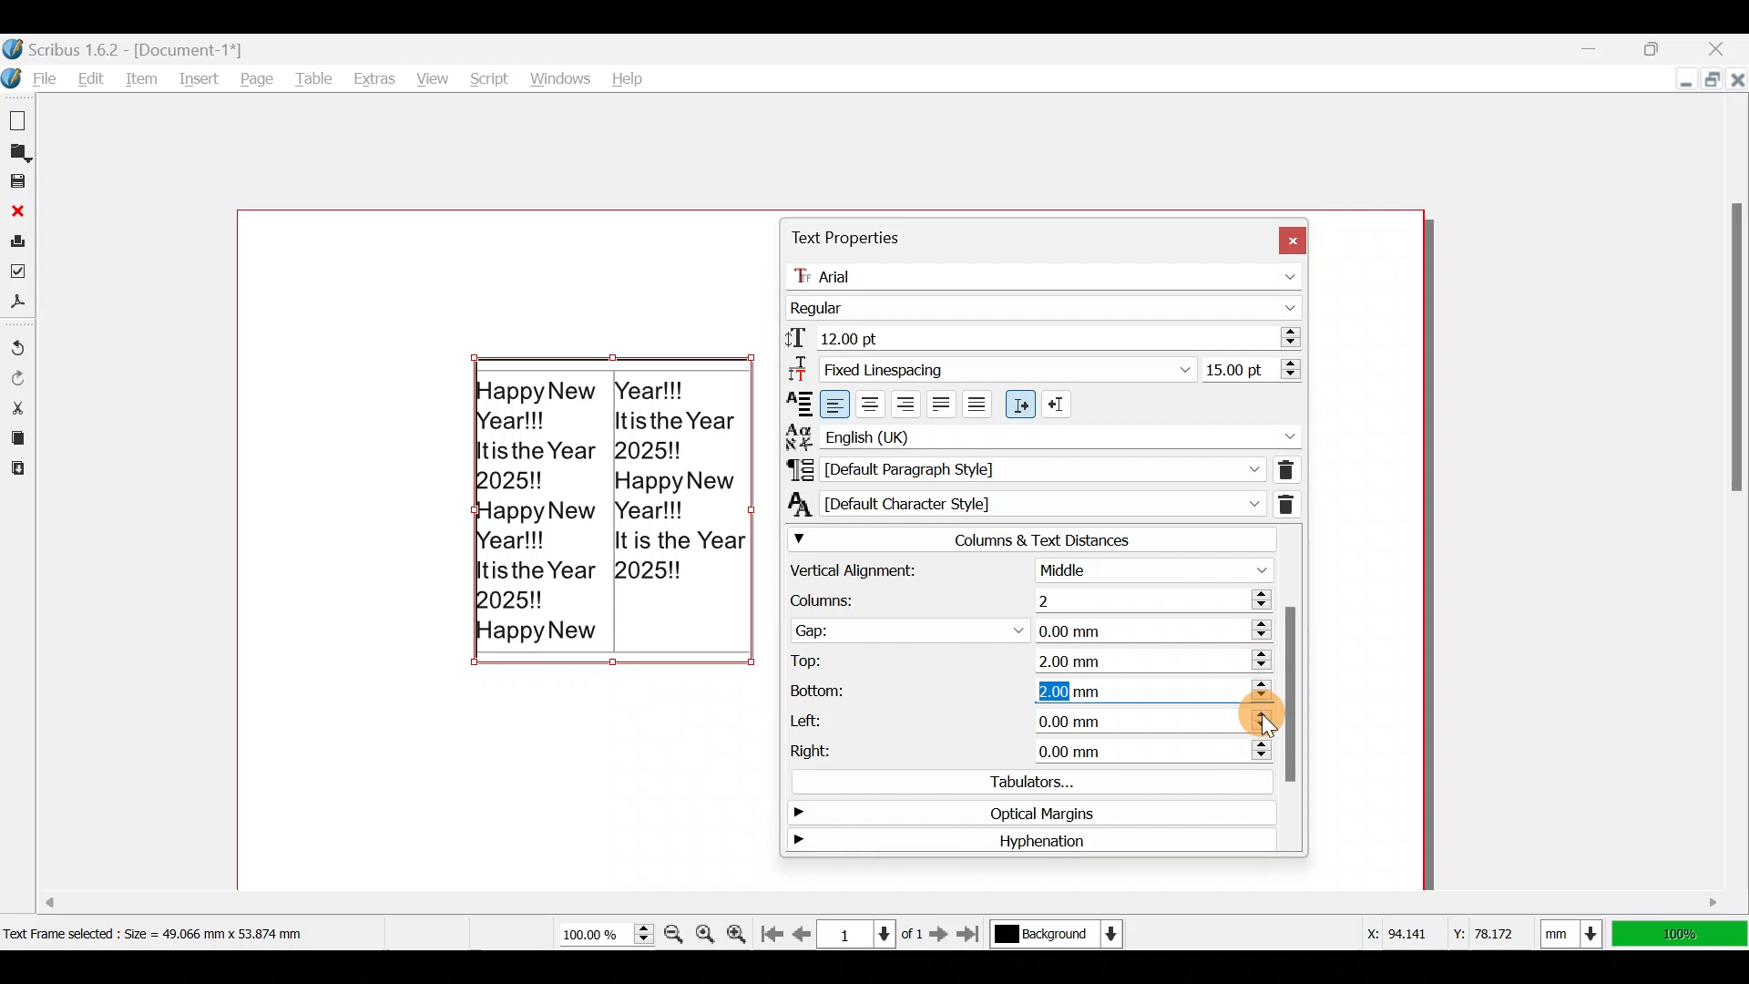 This screenshot has width=1749, height=984. I want to click on Right, so click(1024, 753).